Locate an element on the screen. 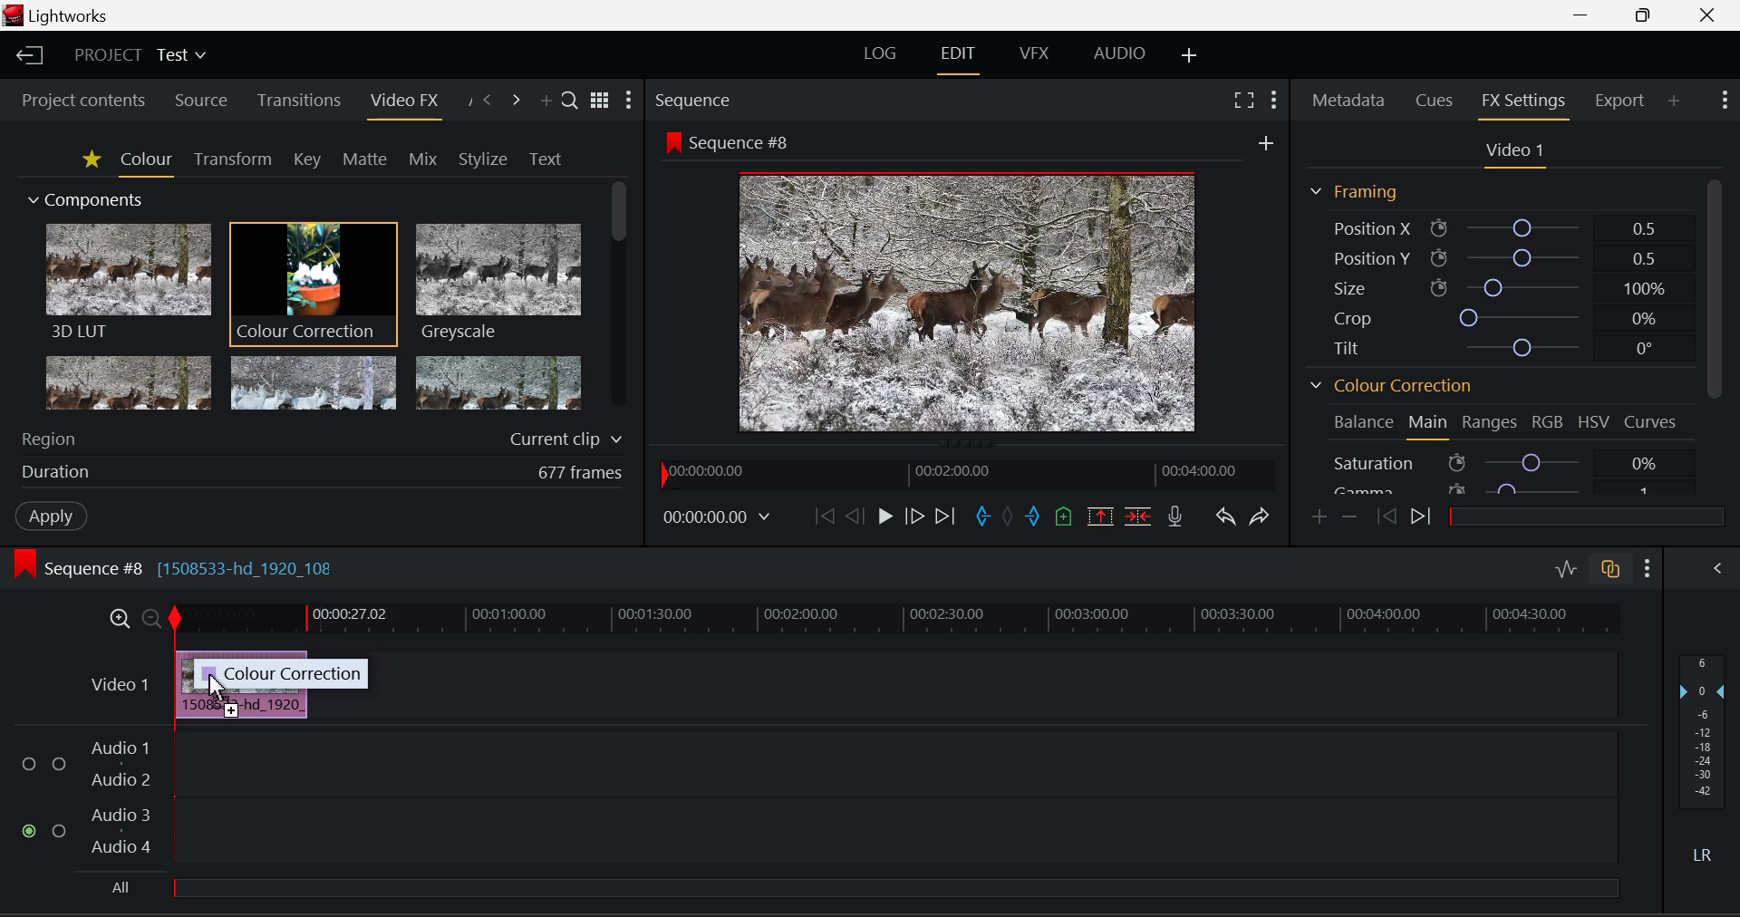 The height and width of the screenshot is (917, 1740). Audio Input Checkbox is located at coordinates (27, 830).